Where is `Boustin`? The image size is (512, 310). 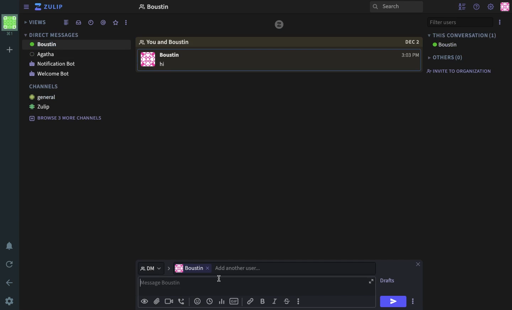 Boustin is located at coordinates (43, 44).